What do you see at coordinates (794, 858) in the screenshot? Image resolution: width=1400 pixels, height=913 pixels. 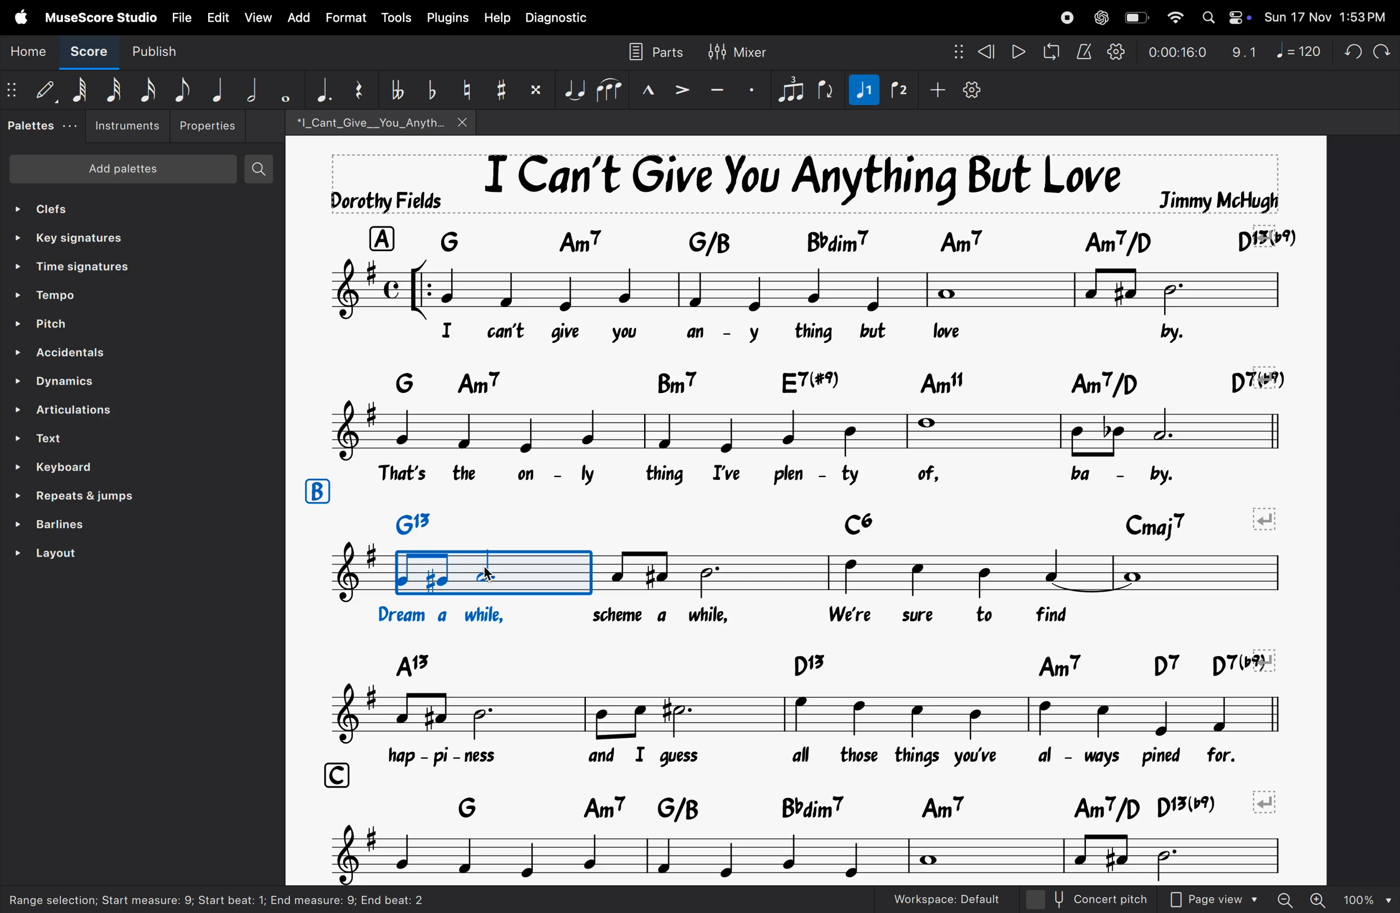 I see `notes` at bounding box center [794, 858].